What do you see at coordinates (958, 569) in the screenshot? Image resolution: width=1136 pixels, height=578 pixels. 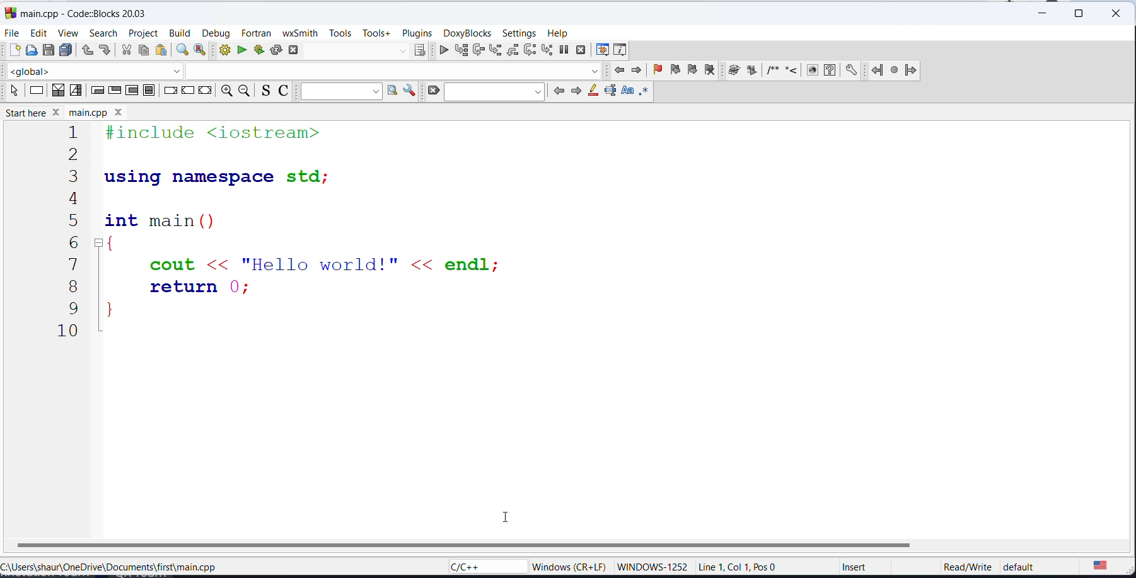 I see `file permission` at bounding box center [958, 569].